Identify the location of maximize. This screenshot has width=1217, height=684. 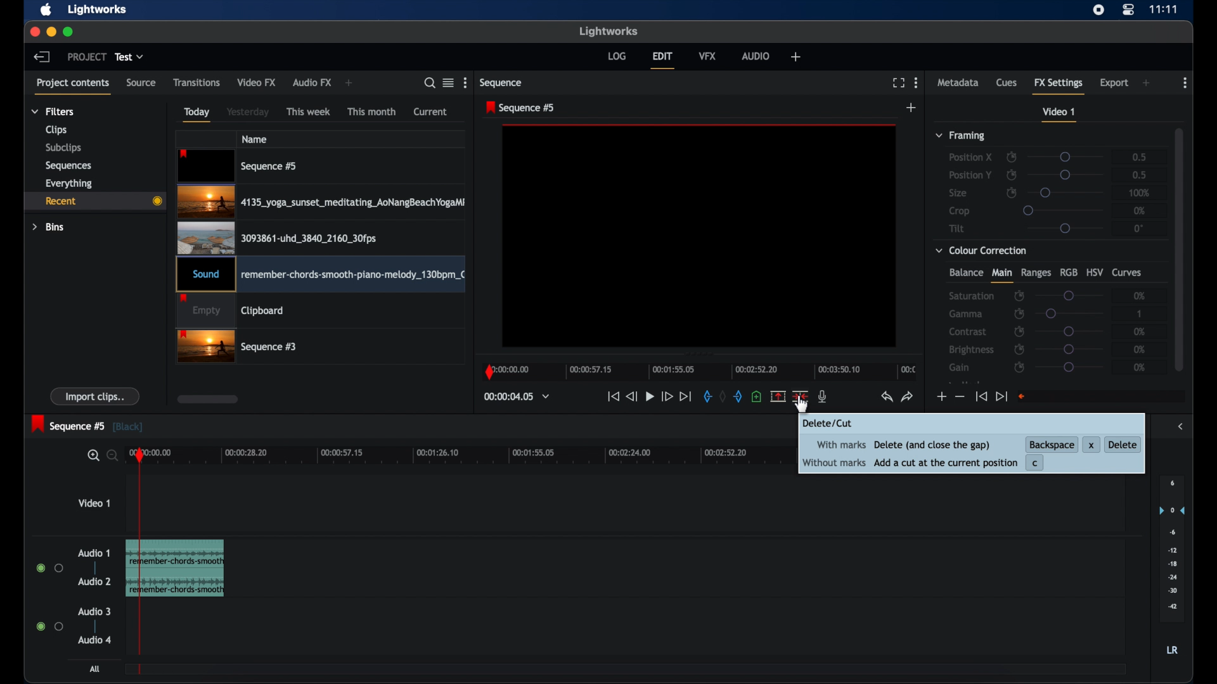
(68, 32).